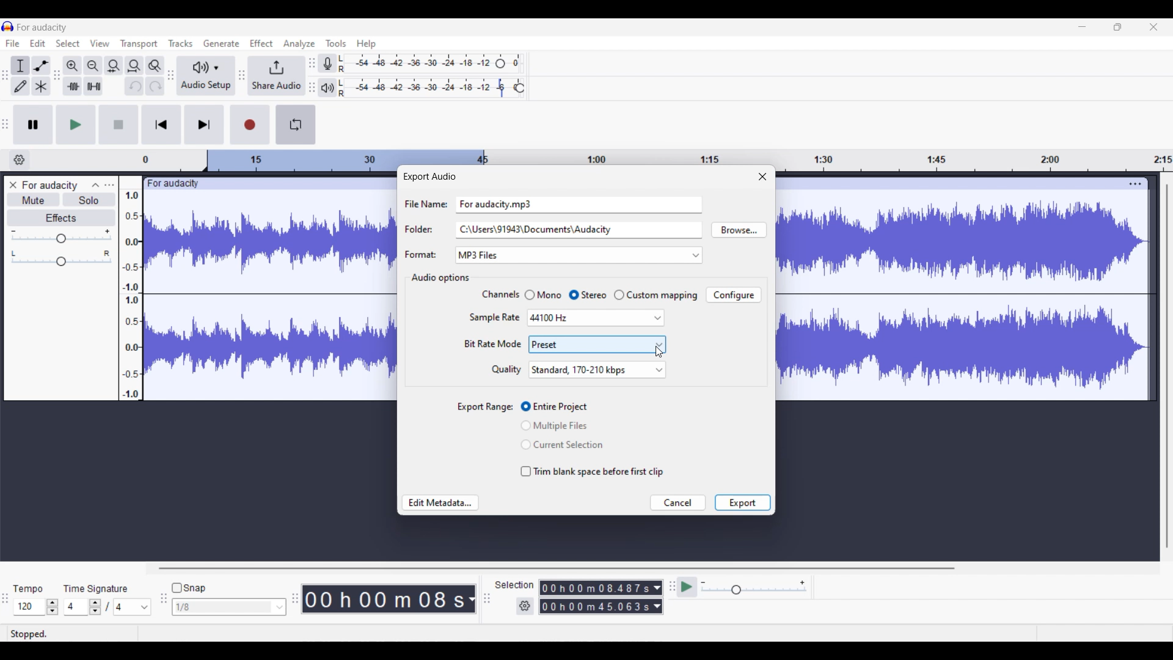 This screenshot has height=660, width=1173. I want to click on Export, so click(742, 502).